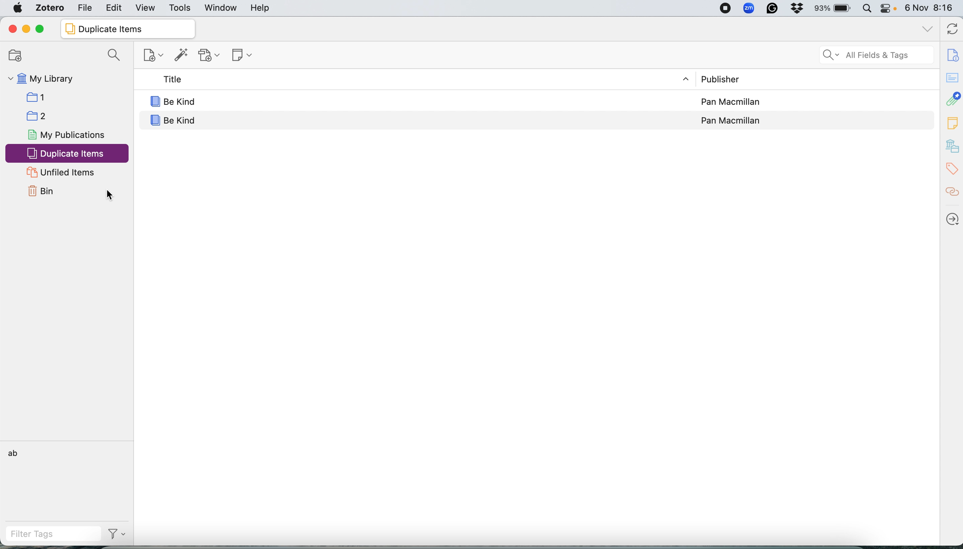 The image size is (963, 549). I want to click on Pan Macmilan, so click(730, 118).